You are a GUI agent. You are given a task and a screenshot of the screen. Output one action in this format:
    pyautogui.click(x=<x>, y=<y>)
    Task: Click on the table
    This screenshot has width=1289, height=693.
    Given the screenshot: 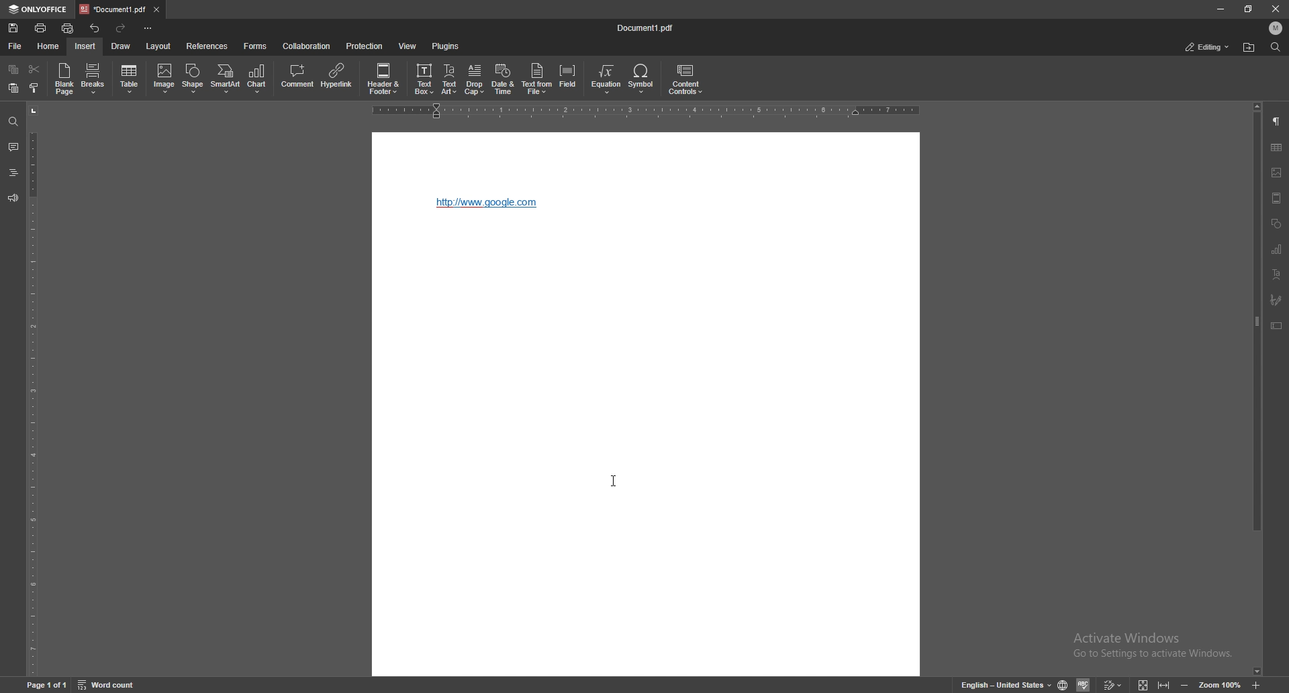 What is the action you would take?
    pyautogui.click(x=1276, y=146)
    